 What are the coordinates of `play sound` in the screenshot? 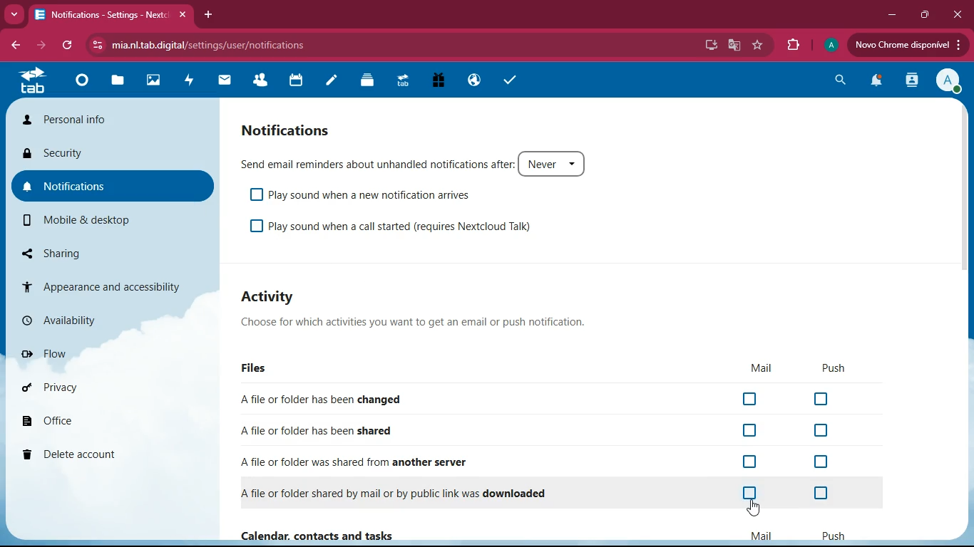 It's located at (364, 195).